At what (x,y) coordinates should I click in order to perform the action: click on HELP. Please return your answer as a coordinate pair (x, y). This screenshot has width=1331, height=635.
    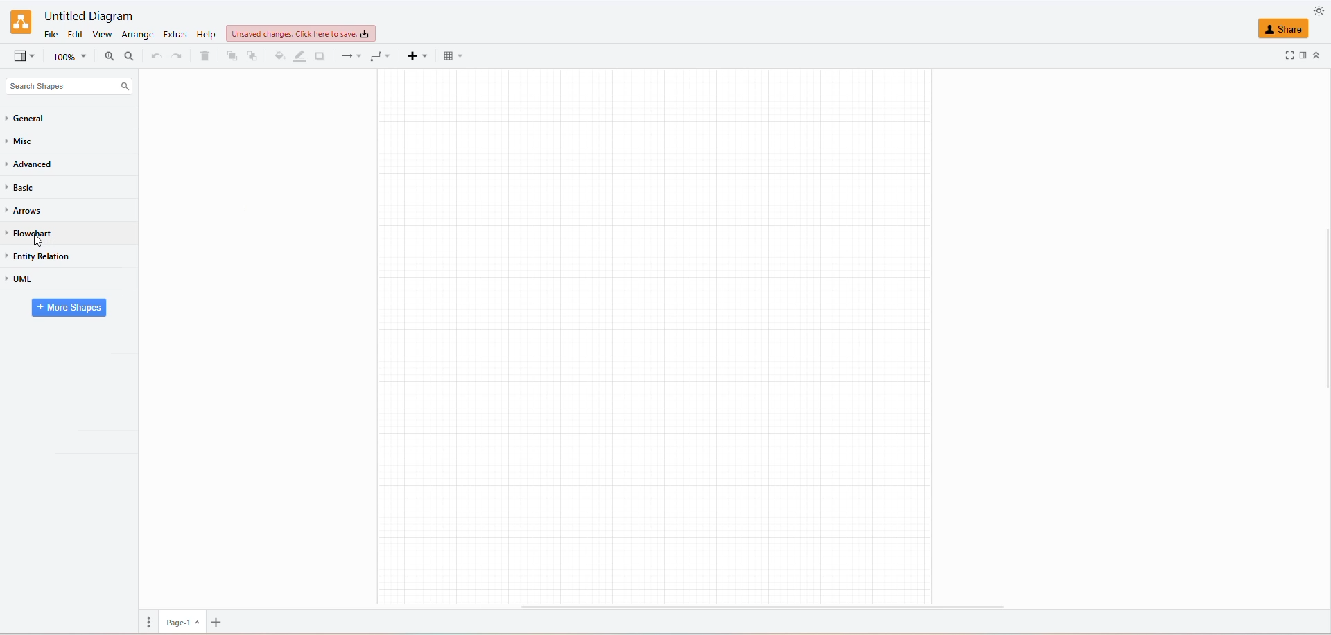
    Looking at the image, I should click on (205, 34).